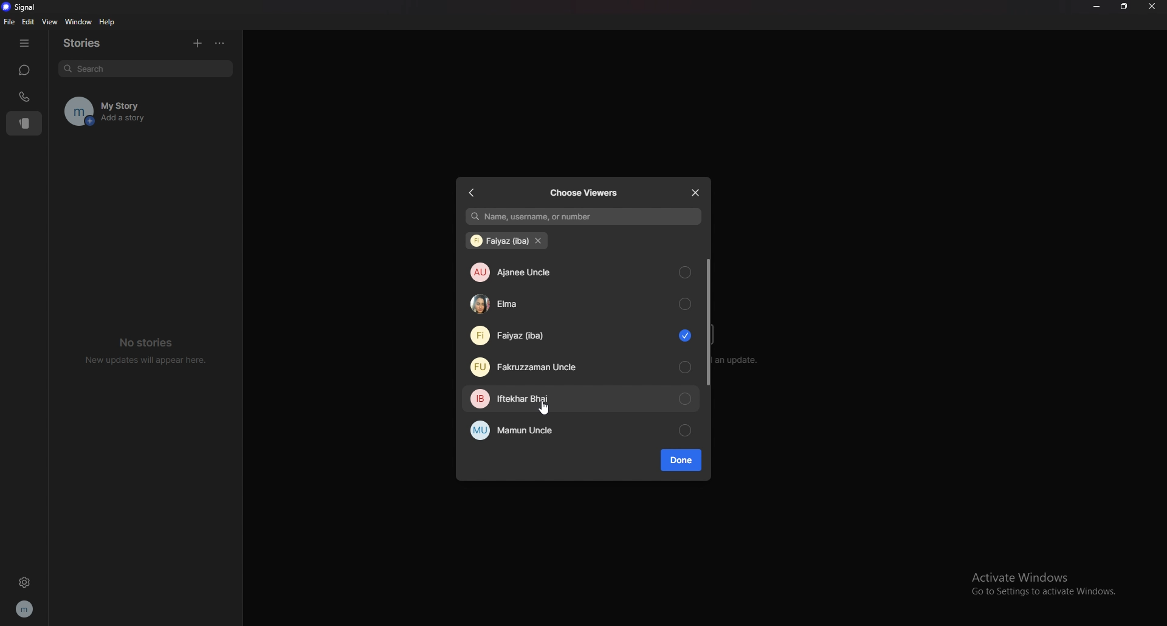 The width and height of the screenshot is (1167, 626). Describe the element at coordinates (579, 305) in the screenshot. I see `elma` at that location.